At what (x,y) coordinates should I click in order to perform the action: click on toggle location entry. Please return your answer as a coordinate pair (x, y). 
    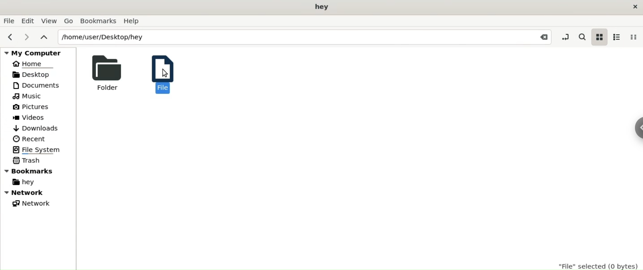
    Looking at the image, I should click on (565, 37).